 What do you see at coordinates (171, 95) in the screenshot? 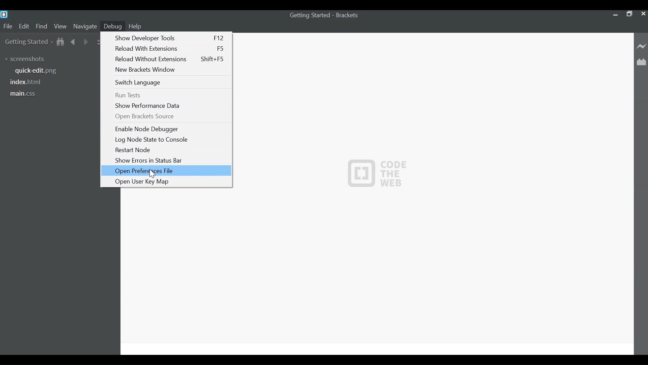
I see `Run Tests` at bounding box center [171, 95].